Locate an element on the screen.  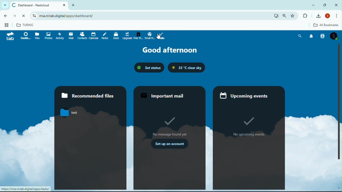
Activity is located at coordinates (60, 36).